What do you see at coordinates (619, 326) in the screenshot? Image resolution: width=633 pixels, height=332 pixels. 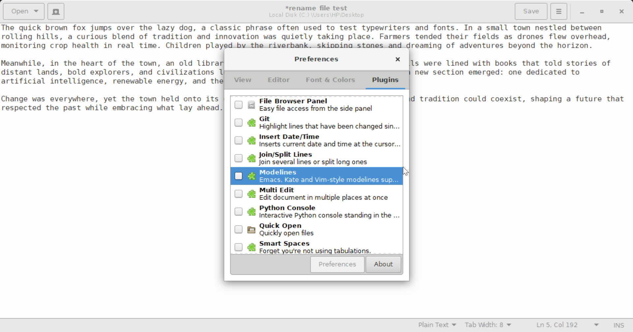 I see `Input Mode` at bounding box center [619, 326].